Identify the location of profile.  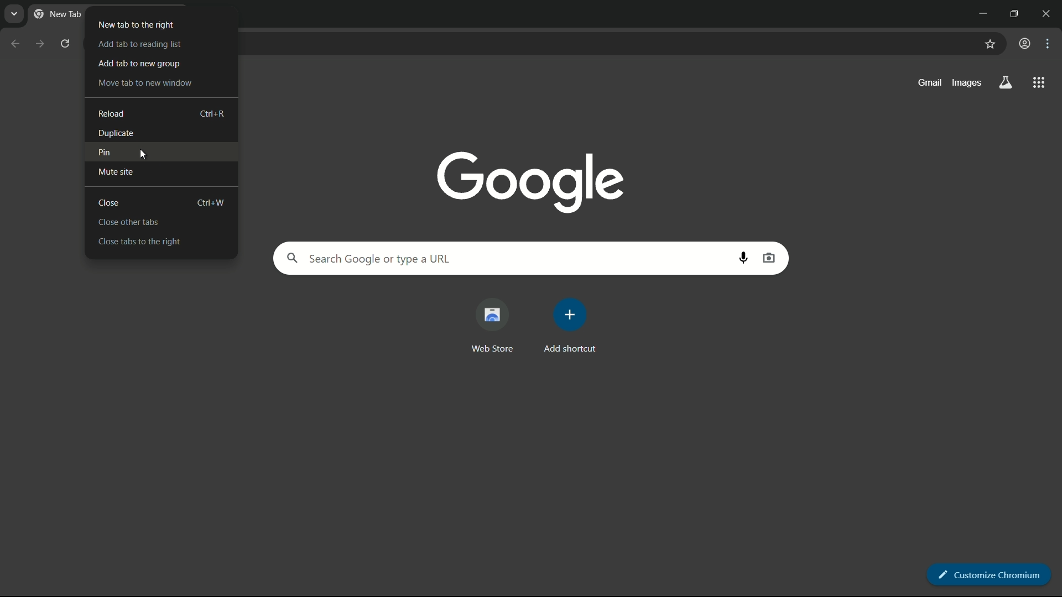
(1025, 44).